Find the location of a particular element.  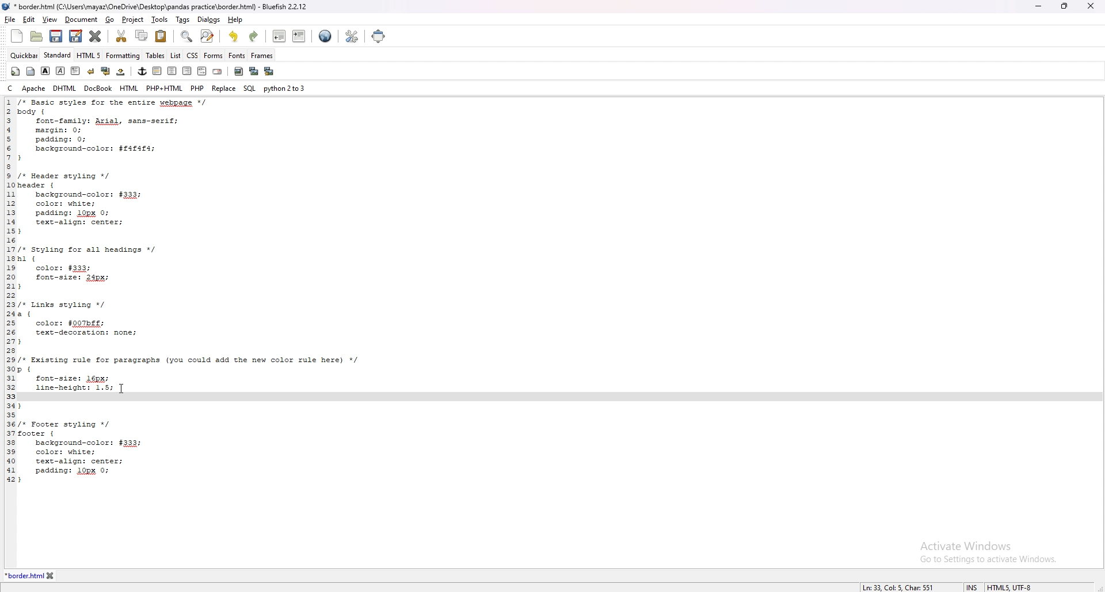

formatting is located at coordinates (123, 55).